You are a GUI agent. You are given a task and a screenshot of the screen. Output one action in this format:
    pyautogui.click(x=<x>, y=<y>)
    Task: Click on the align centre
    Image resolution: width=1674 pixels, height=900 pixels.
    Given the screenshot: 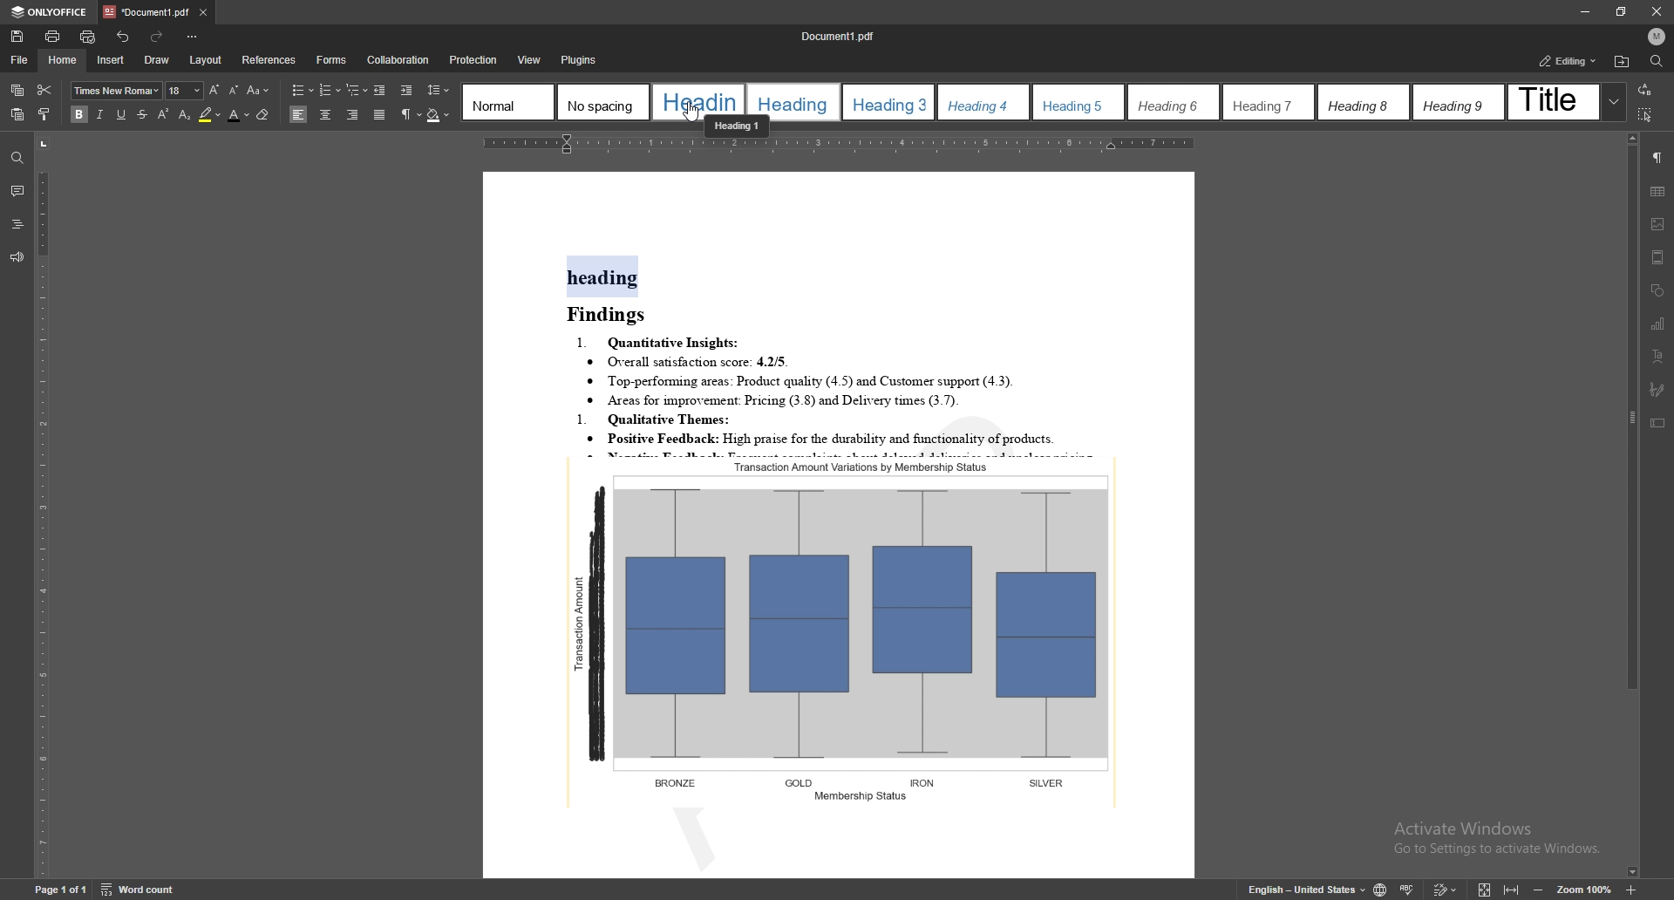 What is the action you would take?
    pyautogui.click(x=325, y=114)
    